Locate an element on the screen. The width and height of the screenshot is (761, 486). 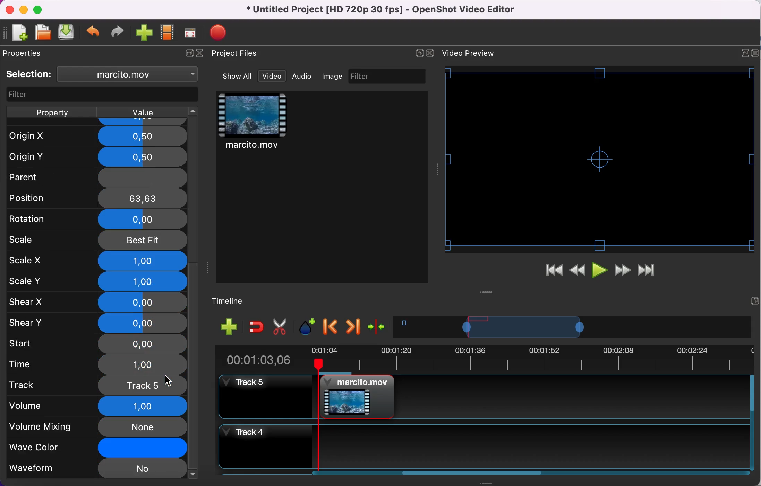
undo is located at coordinates (94, 33).